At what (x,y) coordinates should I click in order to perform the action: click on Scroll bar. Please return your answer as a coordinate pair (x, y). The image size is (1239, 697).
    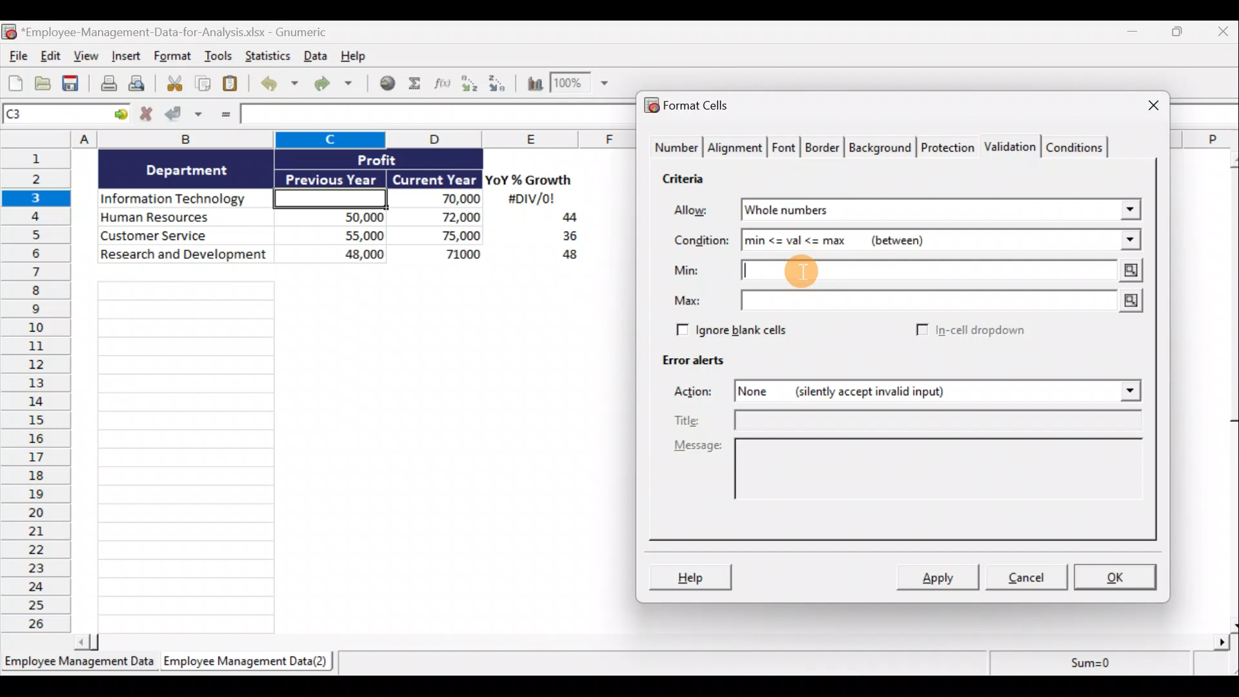
    Looking at the image, I should click on (1228, 389).